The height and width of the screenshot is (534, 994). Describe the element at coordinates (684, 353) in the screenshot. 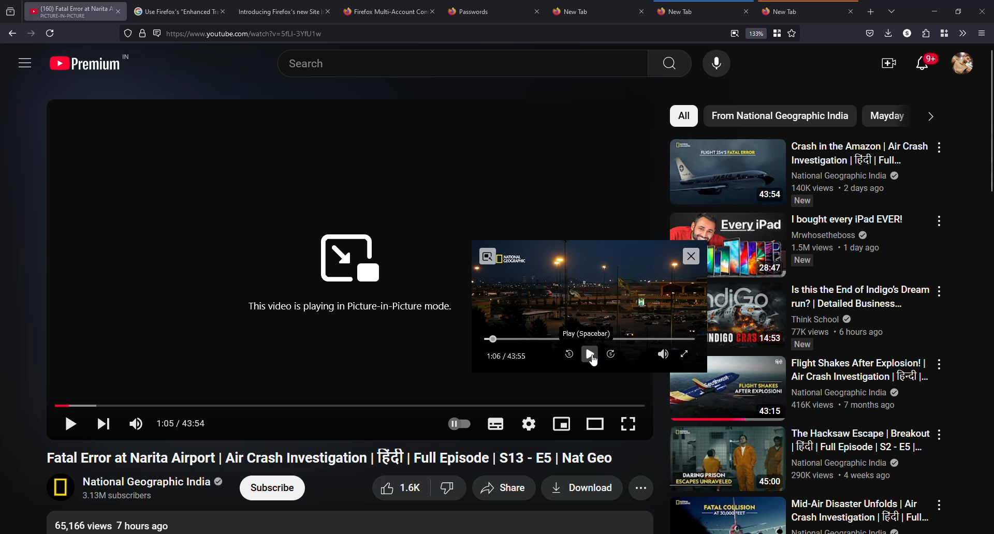

I see `expand` at that location.